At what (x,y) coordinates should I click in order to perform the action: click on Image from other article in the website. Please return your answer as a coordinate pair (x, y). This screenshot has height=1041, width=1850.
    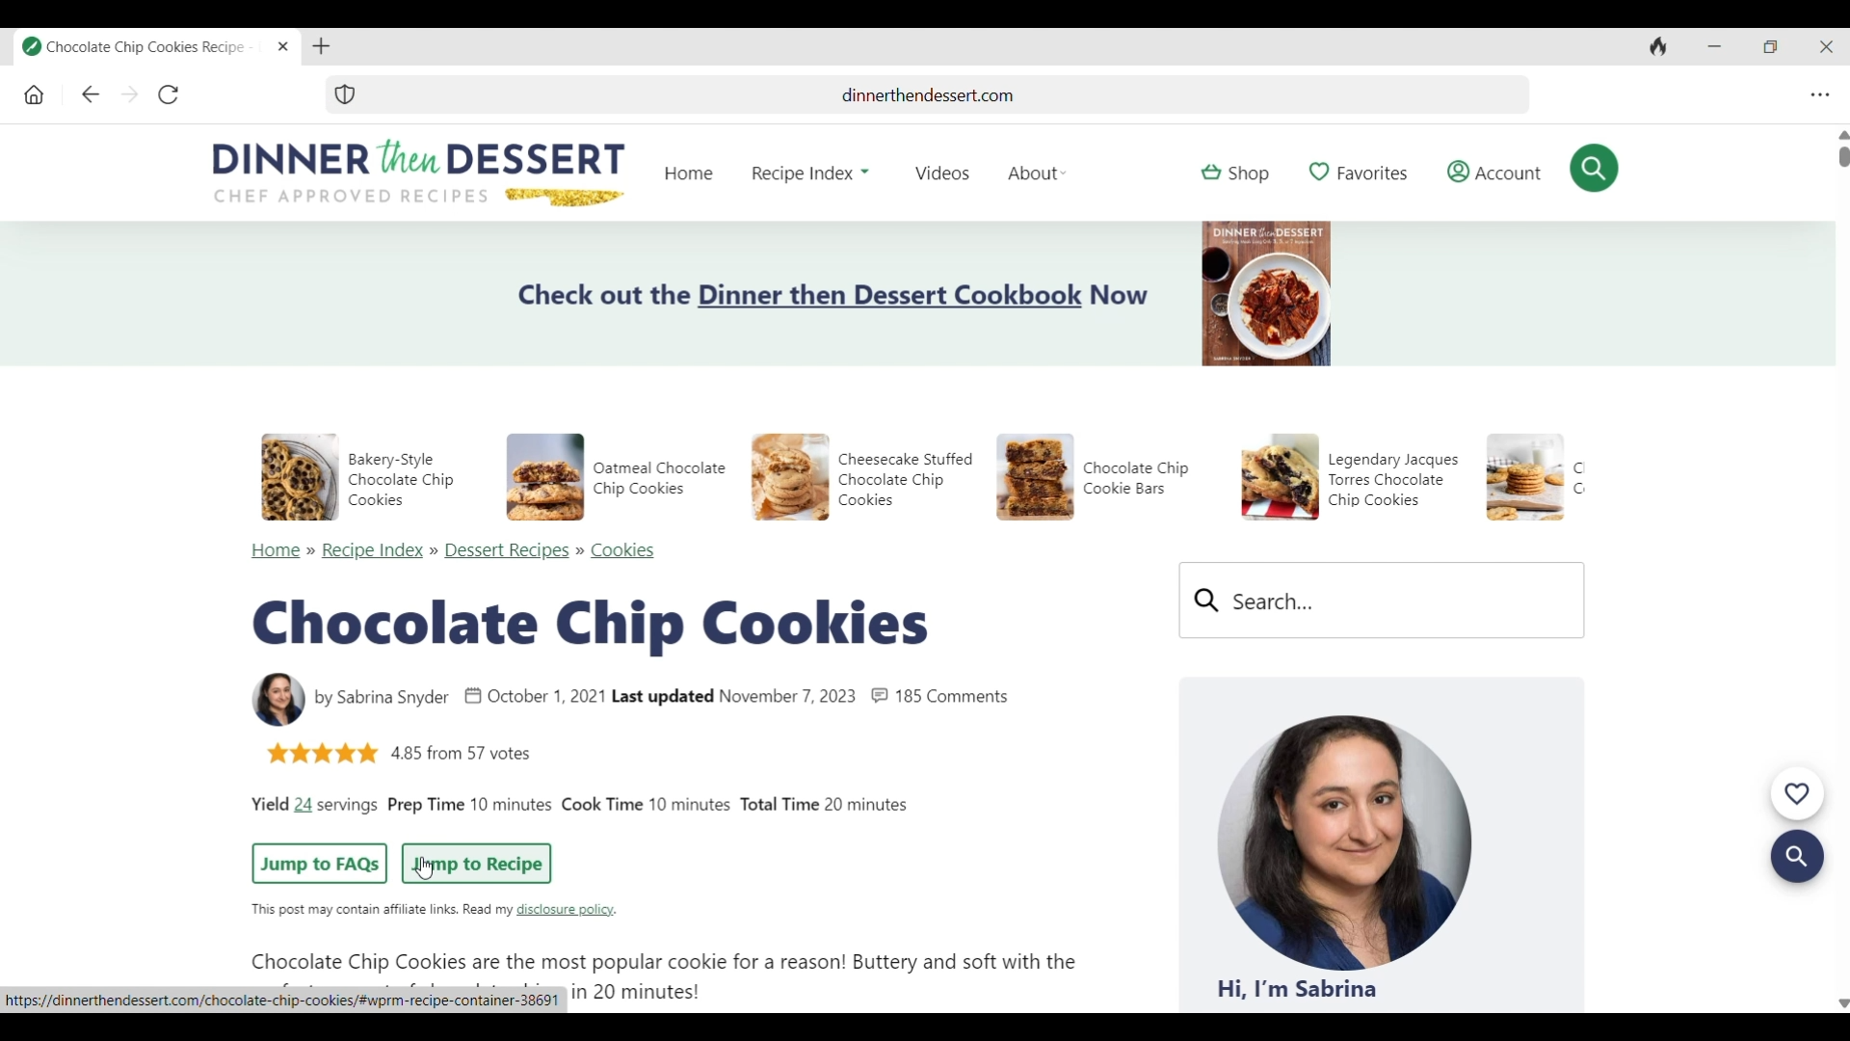
    Looking at the image, I should click on (1525, 477).